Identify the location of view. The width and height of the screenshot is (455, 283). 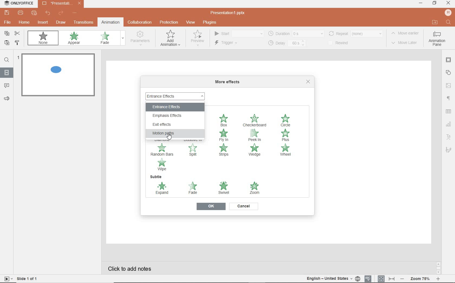
(191, 22).